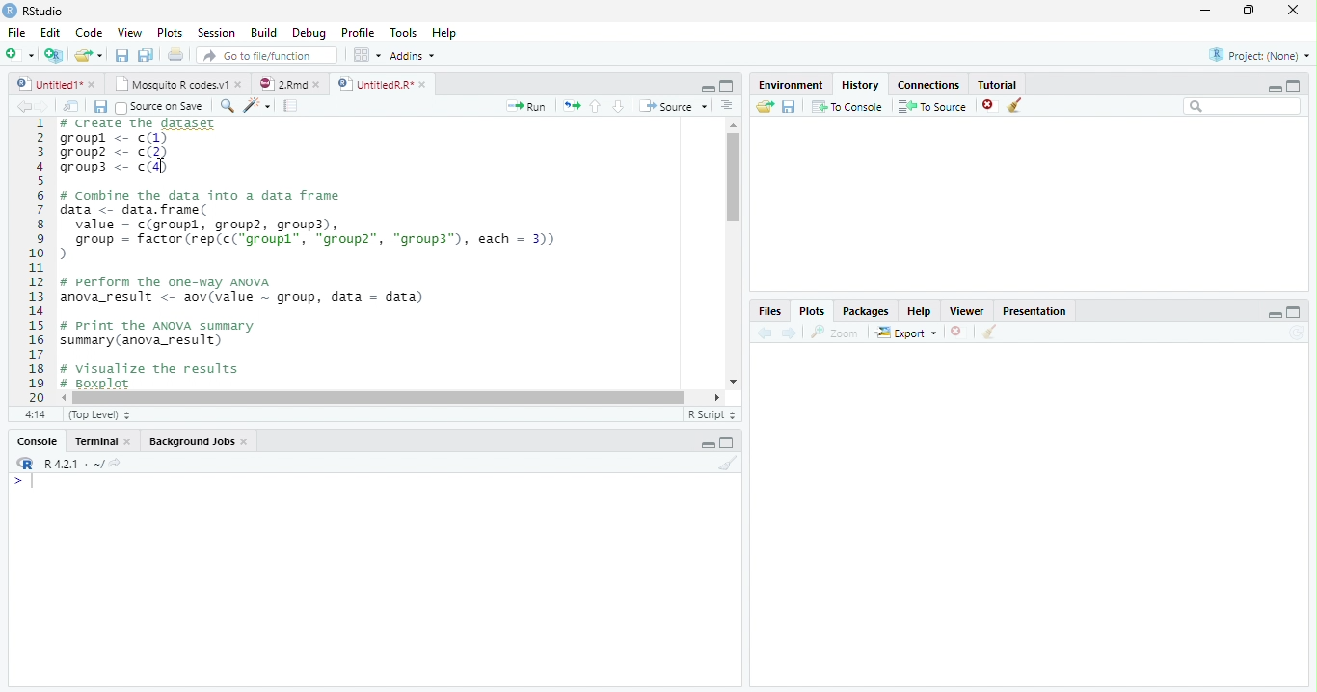 The image size is (1317, 692). What do you see at coordinates (382, 84) in the screenshot?
I see `Untitled R*` at bounding box center [382, 84].